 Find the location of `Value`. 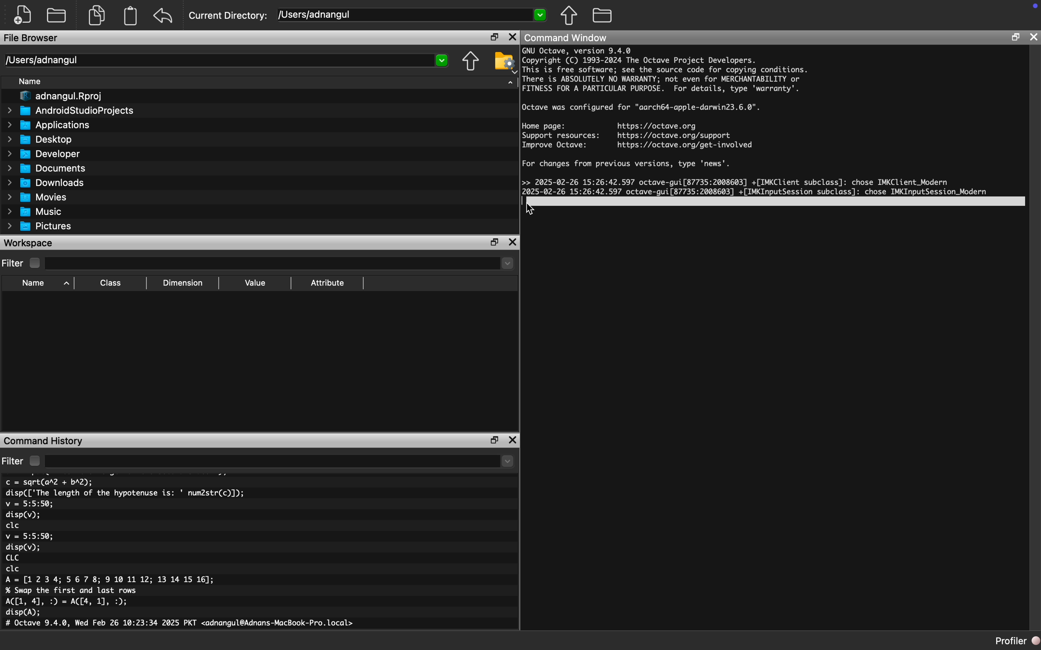

Value is located at coordinates (254, 283).